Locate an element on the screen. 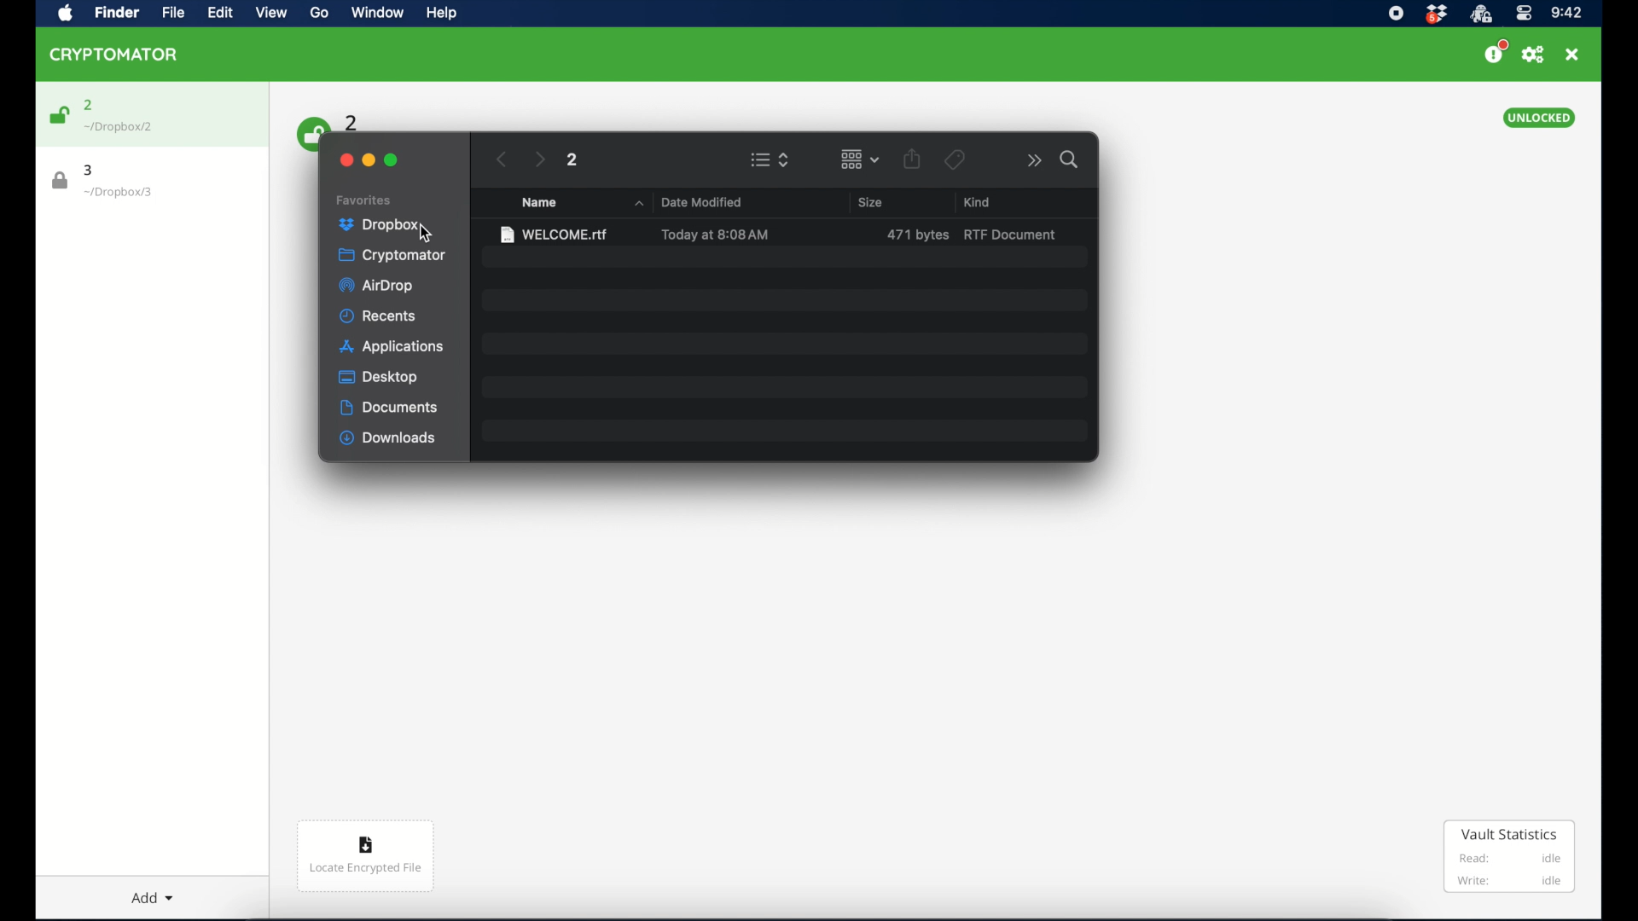 The width and height of the screenshot is (1638, 921). screen recorder icon is located at coordinates (1395, 14).